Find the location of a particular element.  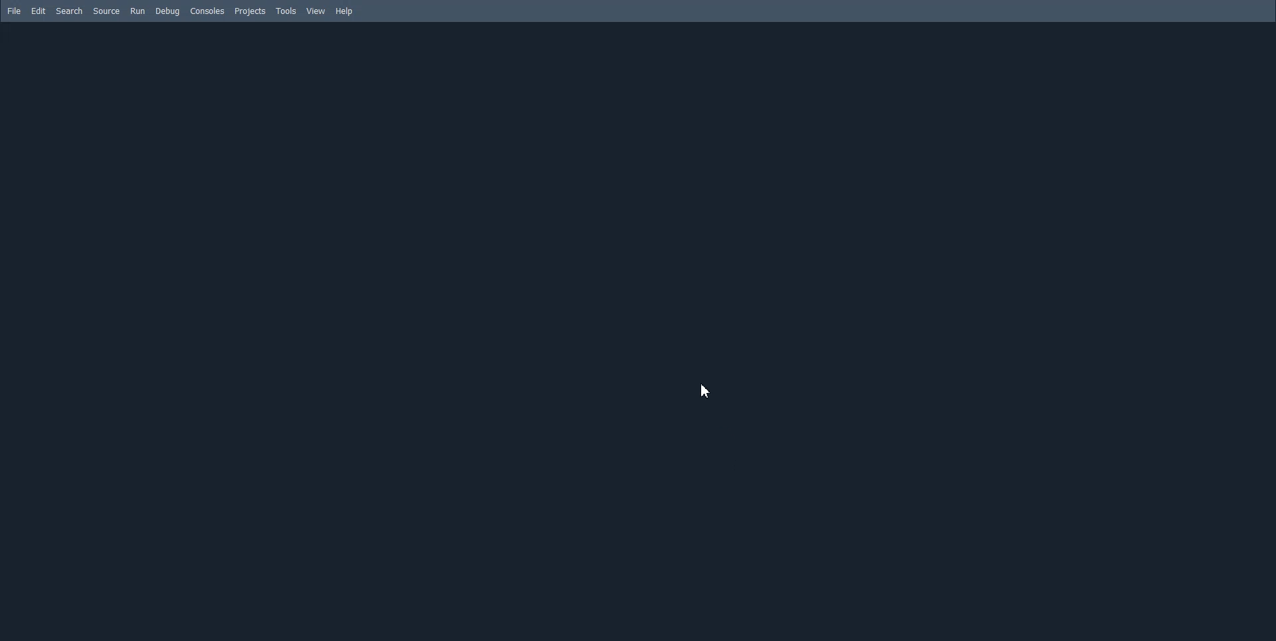

Debug is located at coordinates (167, 11).